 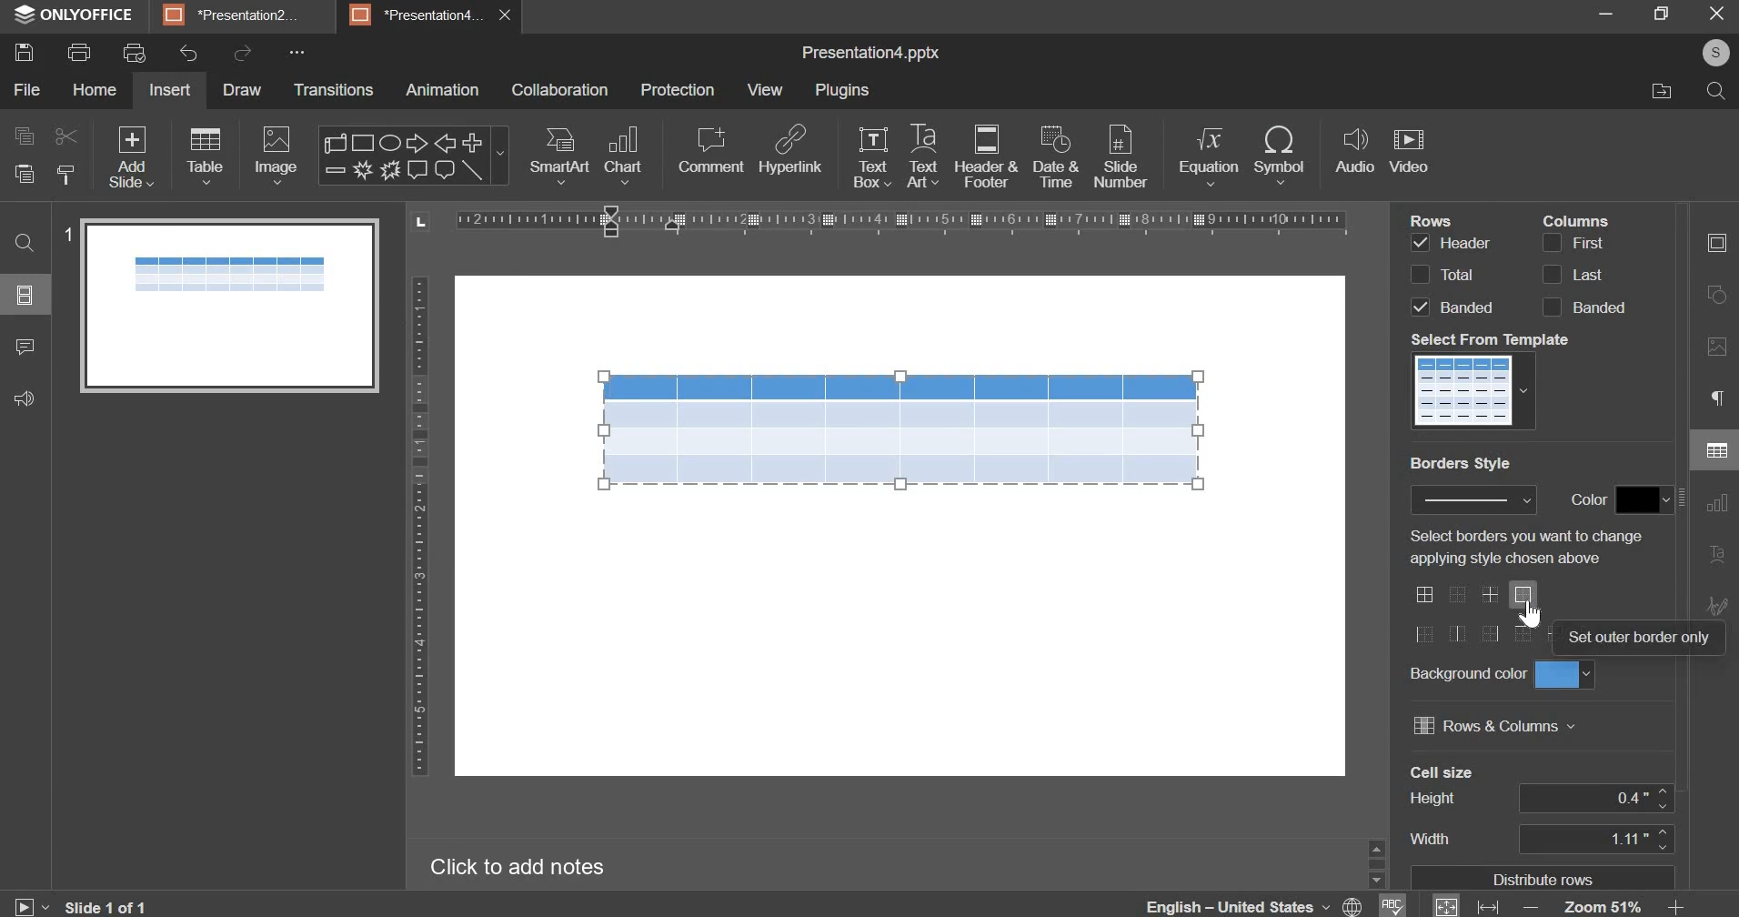 I want to click on cursor, so click(x=1528, y=616).